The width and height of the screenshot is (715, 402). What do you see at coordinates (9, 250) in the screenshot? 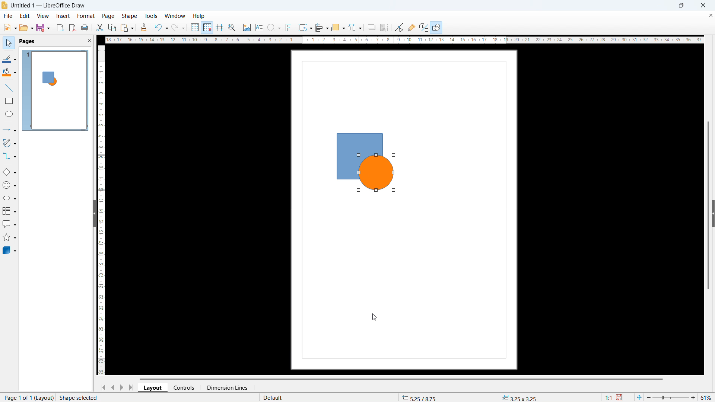
I see `3D objects ` at bounding box center [9, 250].